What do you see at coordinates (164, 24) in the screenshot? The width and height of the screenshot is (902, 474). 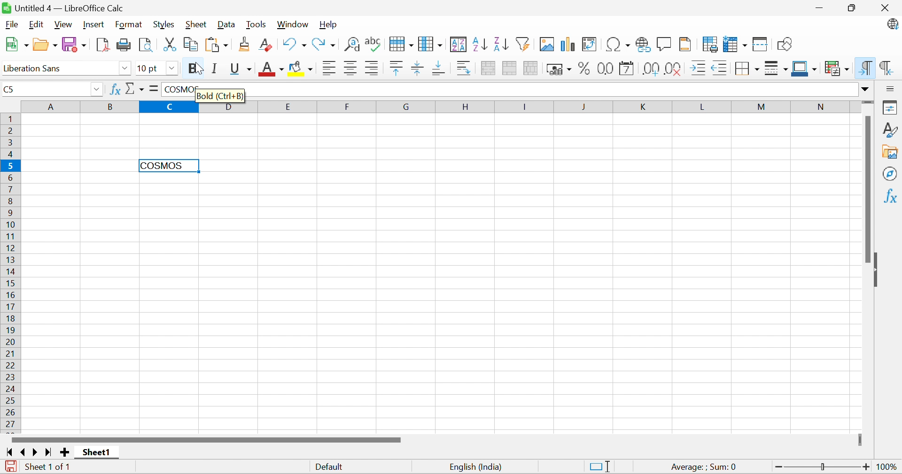 I see `Styles` at bounding box center [164, 24].